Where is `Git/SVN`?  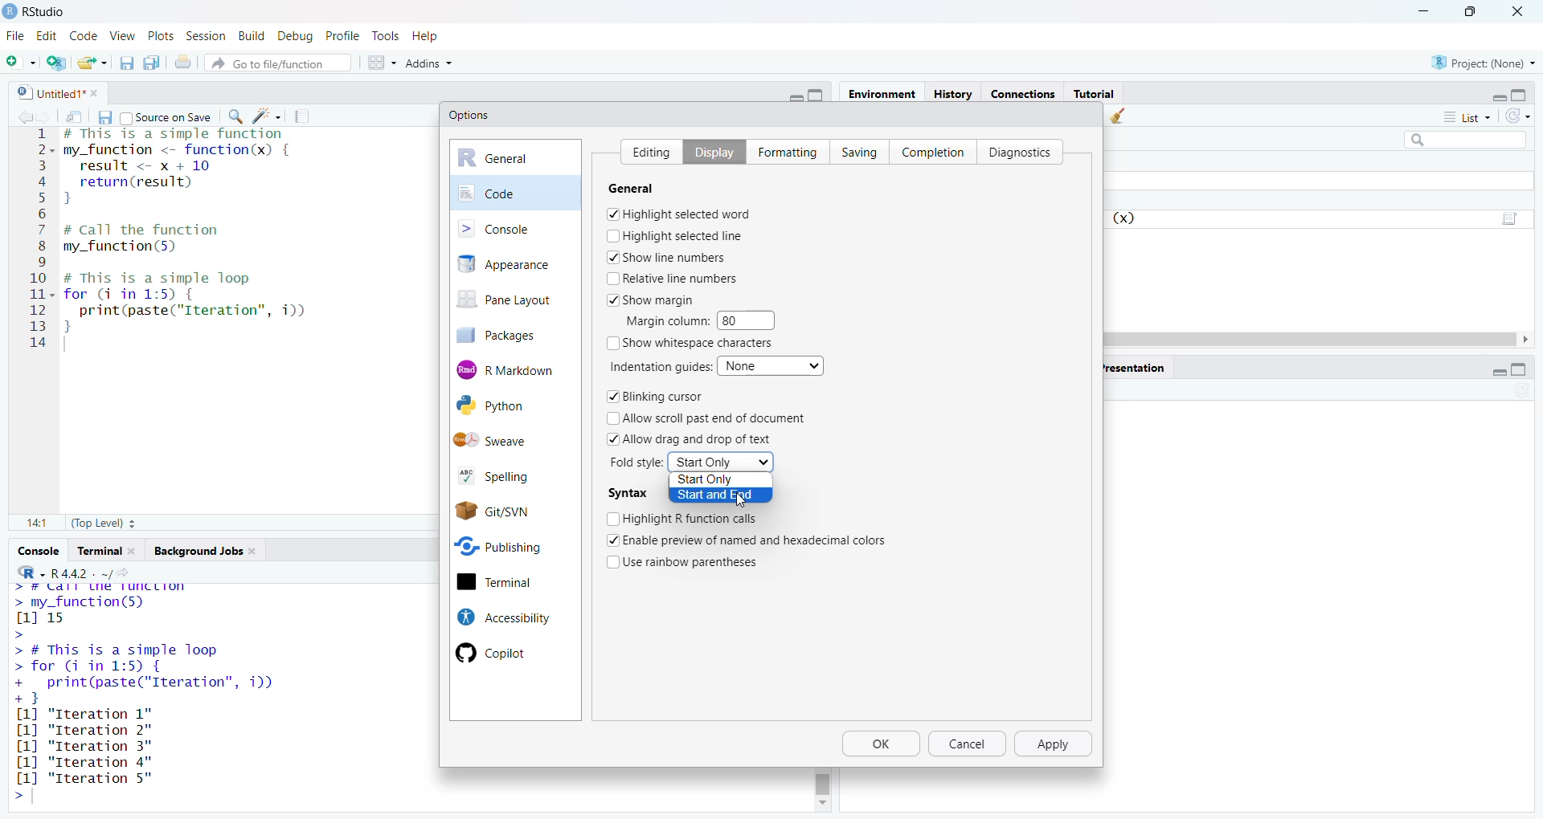 Git/SVN is located at coordinates (514, 510).